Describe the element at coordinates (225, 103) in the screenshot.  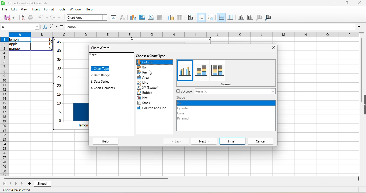
I see `bar` at that location.